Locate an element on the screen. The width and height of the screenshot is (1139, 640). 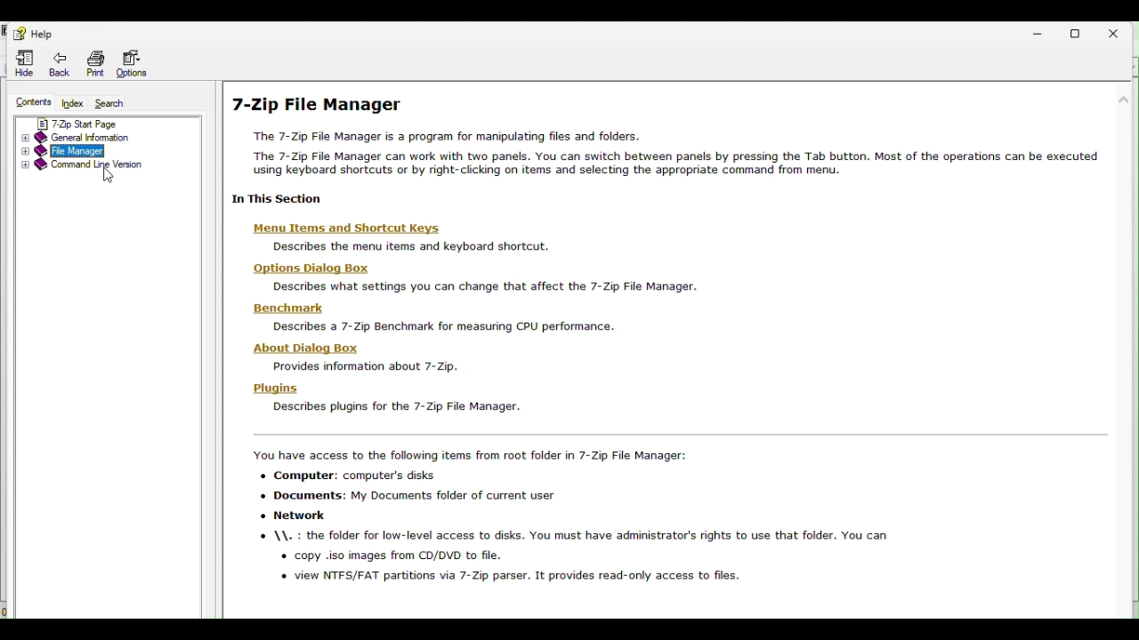
Command line version is located at coordinates (97, 167).